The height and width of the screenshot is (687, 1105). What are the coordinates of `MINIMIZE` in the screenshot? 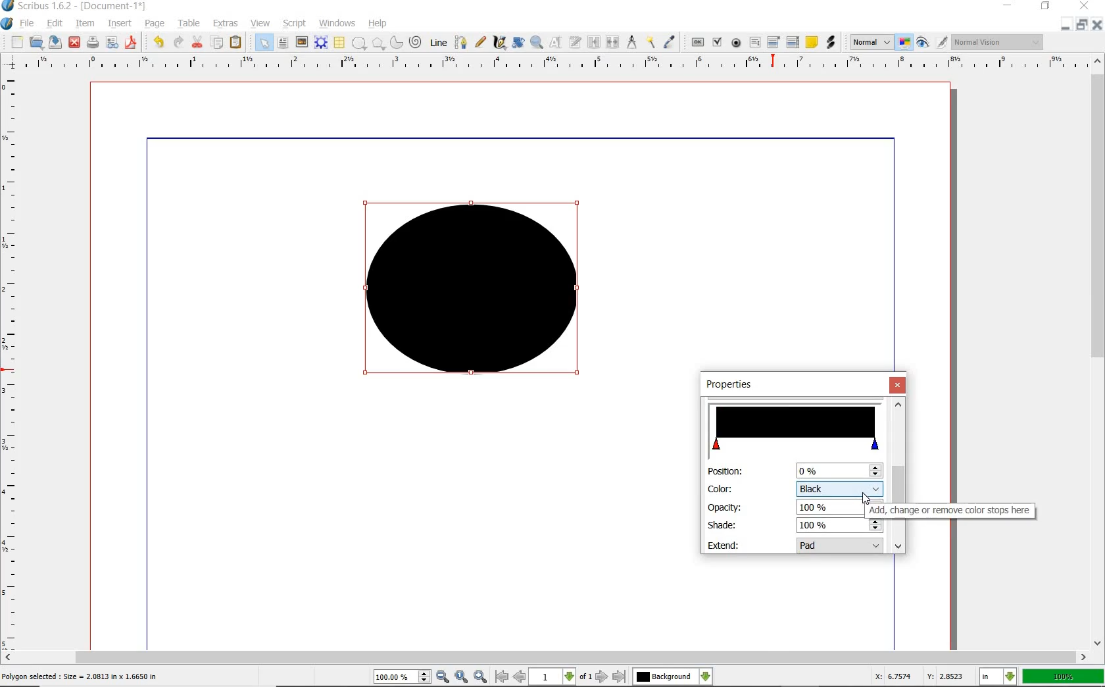 It's located at (1009, 5).